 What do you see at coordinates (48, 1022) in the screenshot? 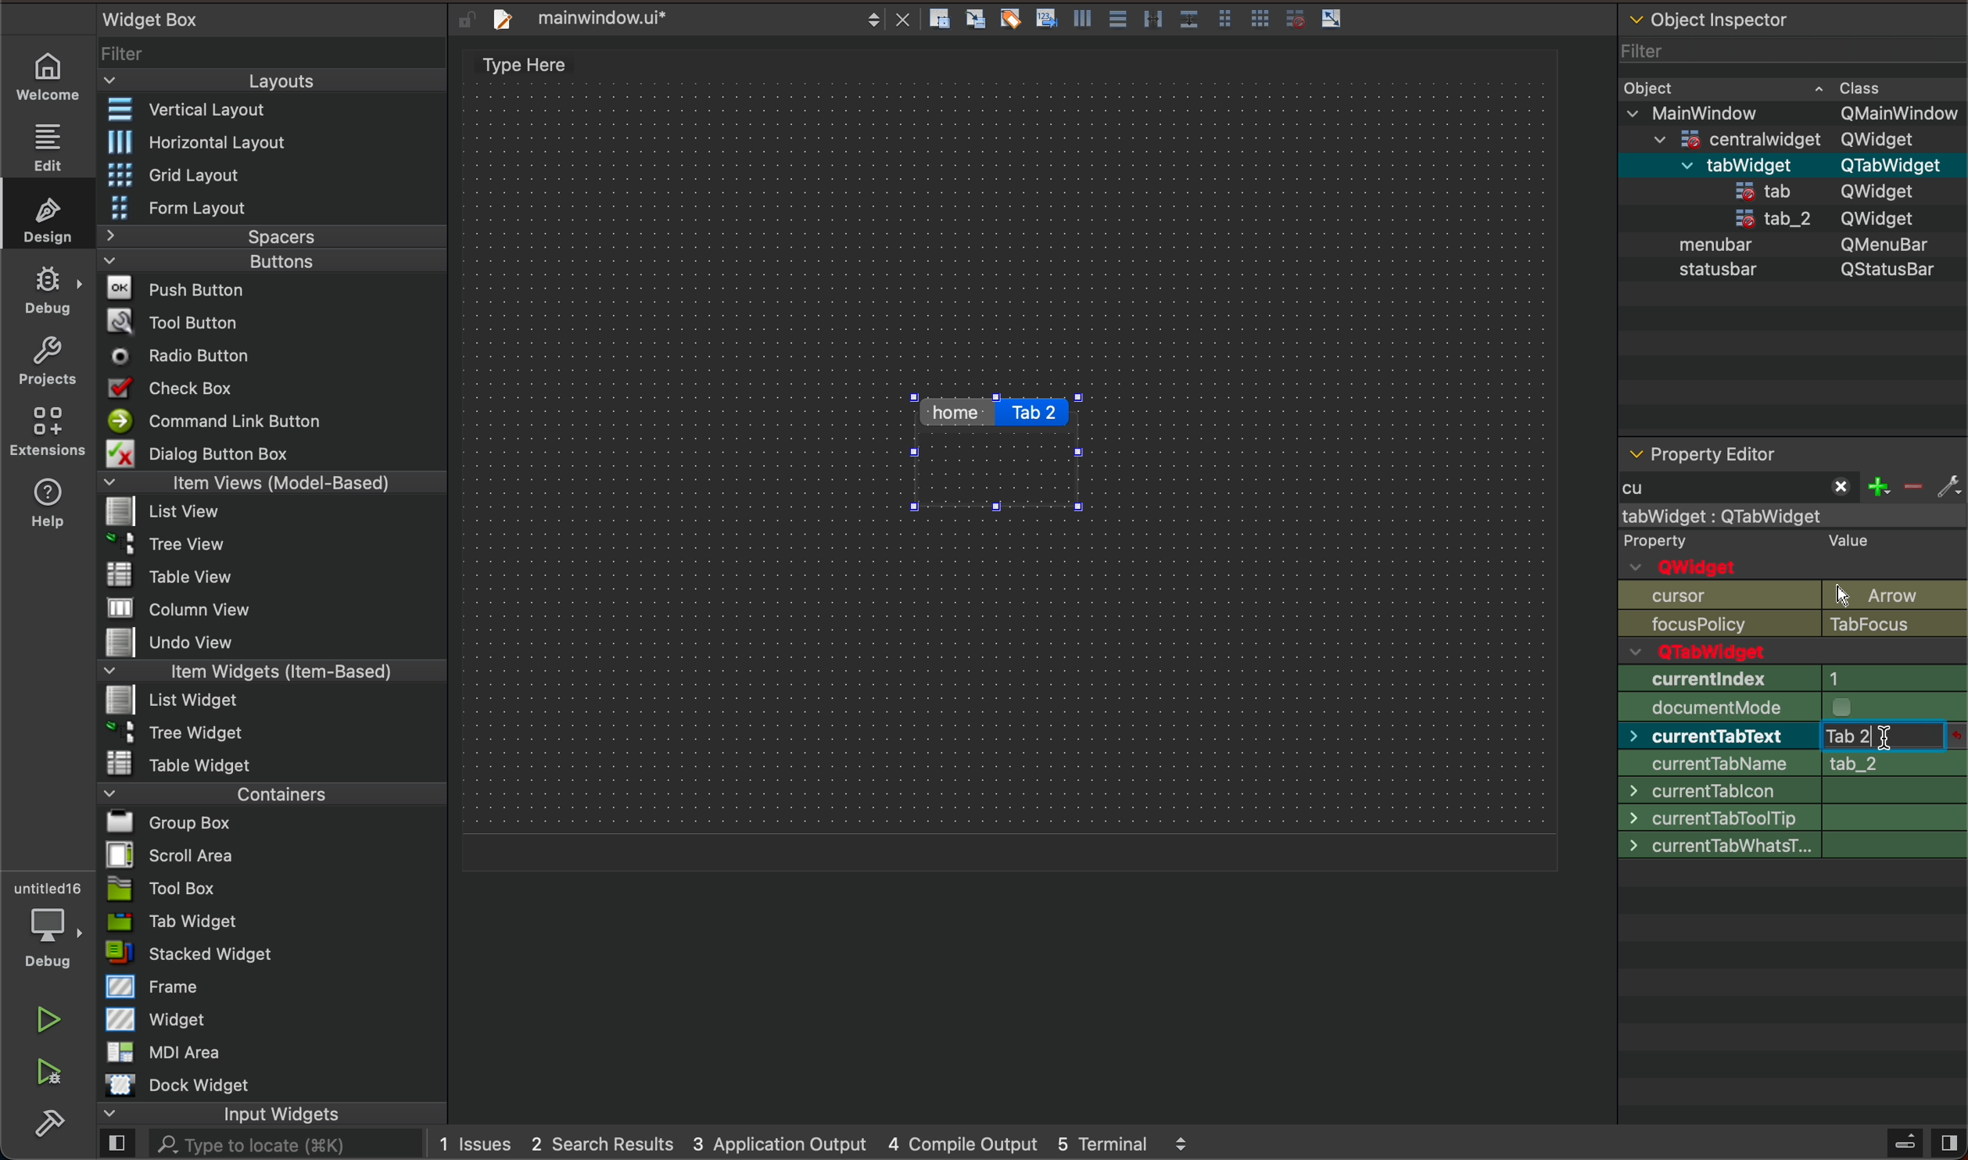
I see `play` at bounding box center [48, 1022].